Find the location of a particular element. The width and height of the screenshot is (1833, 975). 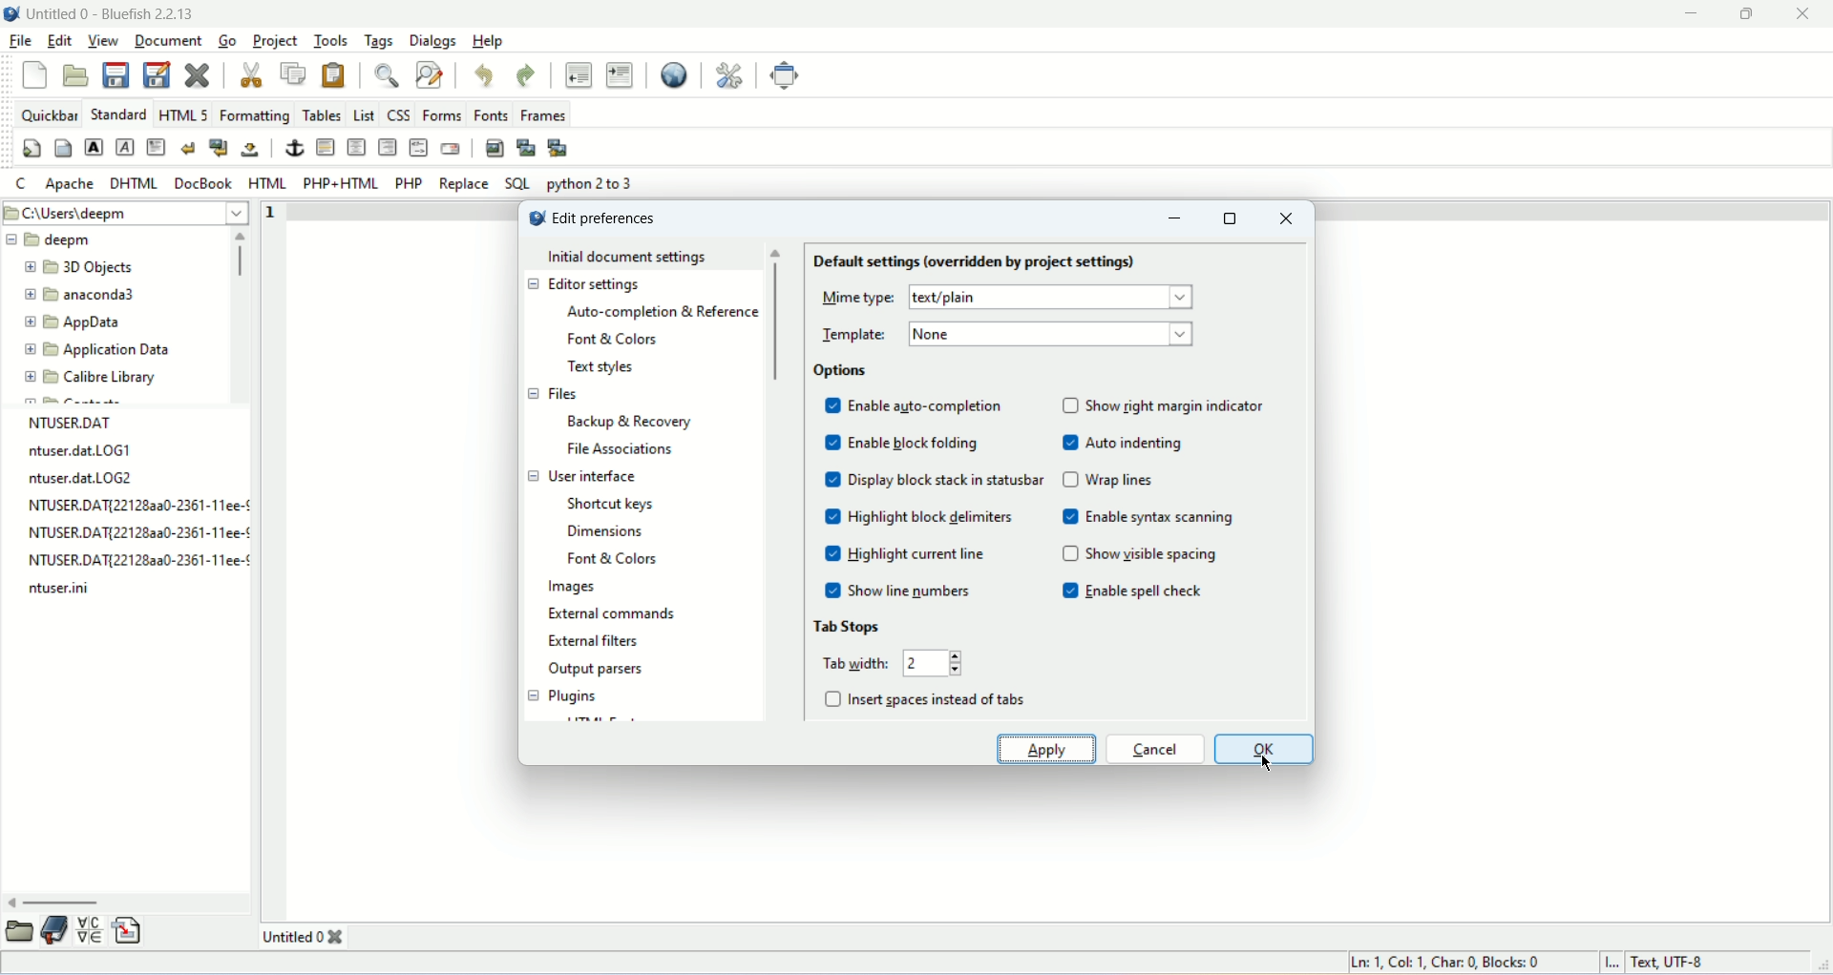

PHP+HTML is located at coordinates (341, 182).